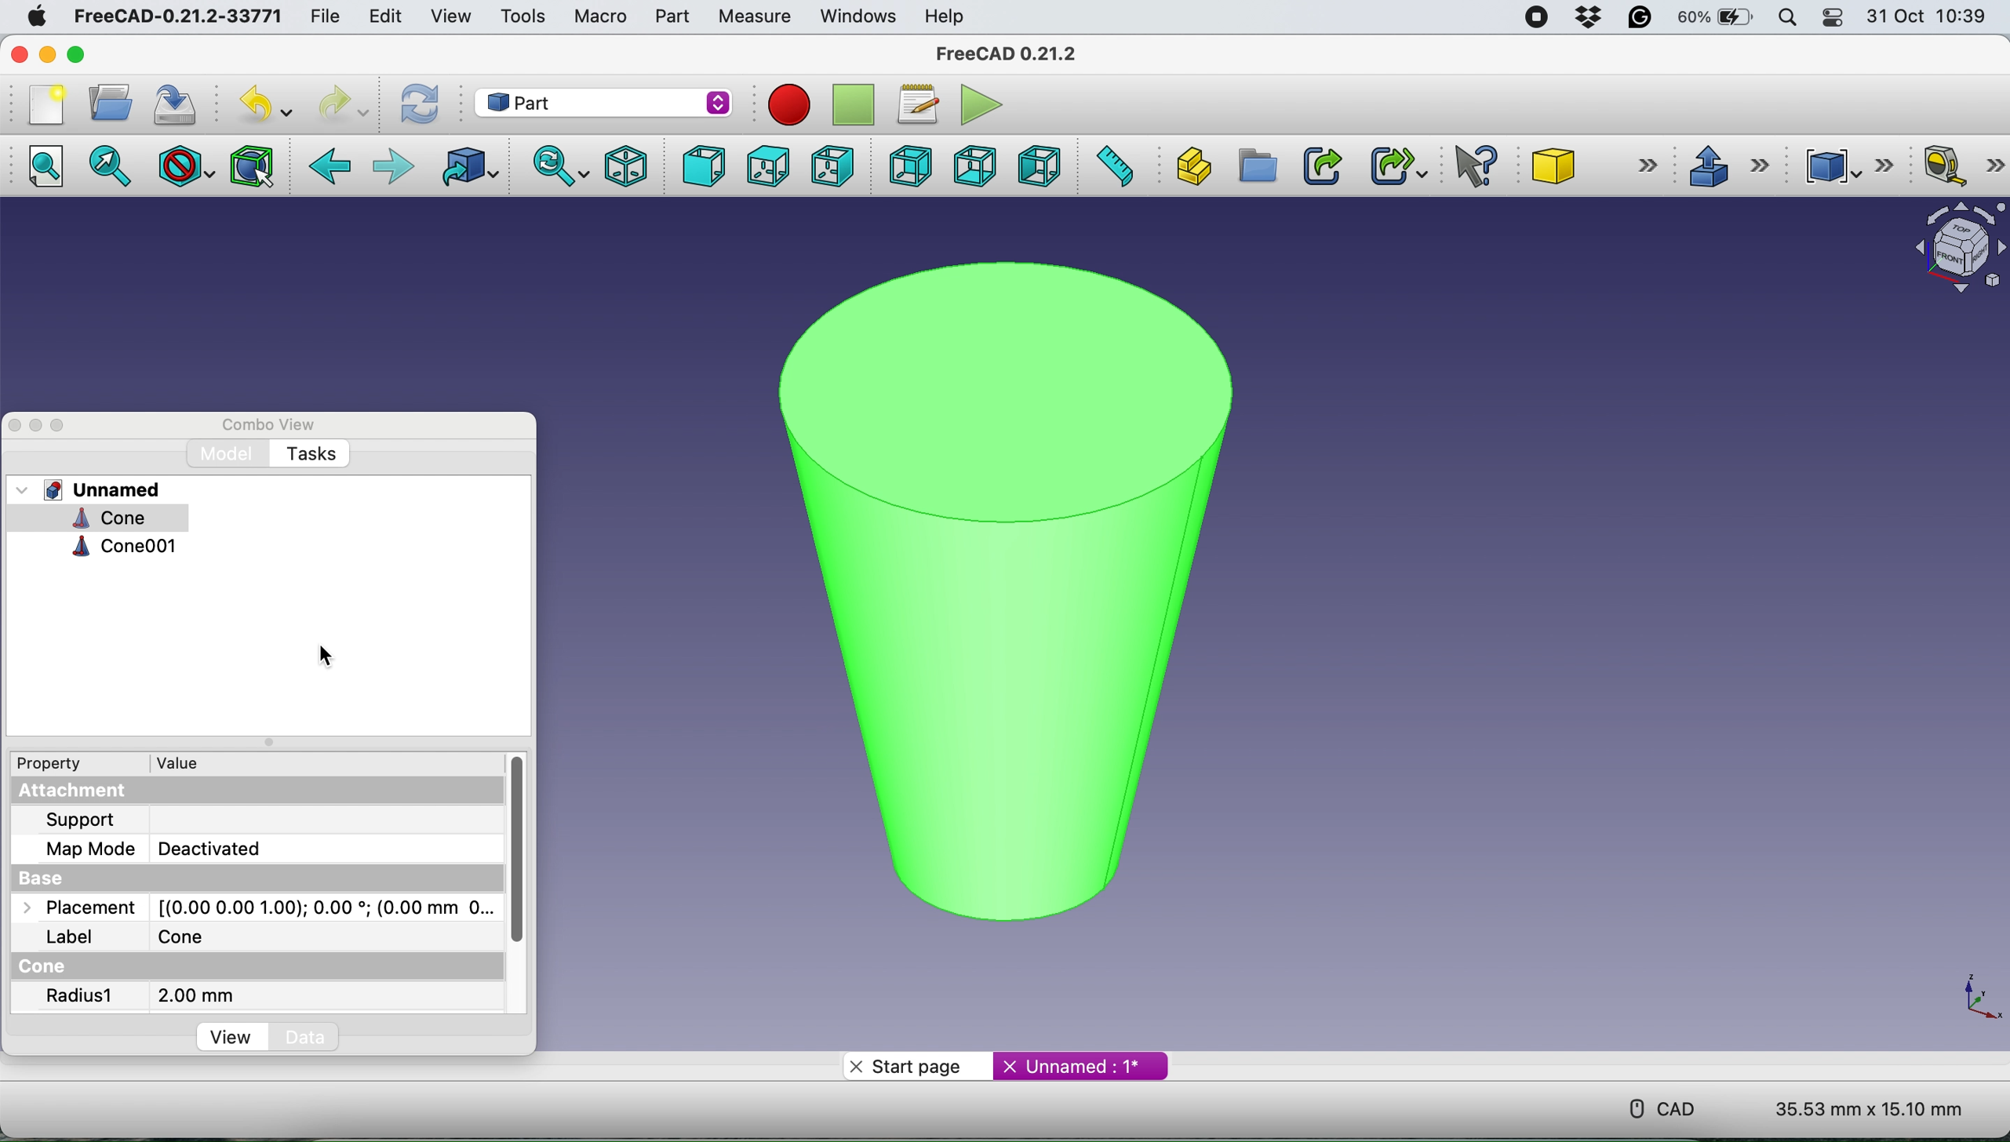 This screenshot has width=2010, height=1142. What do you see at coordinates (47, 53) in the screenshot?
I see `minimise` at bounding box center [47, 53].